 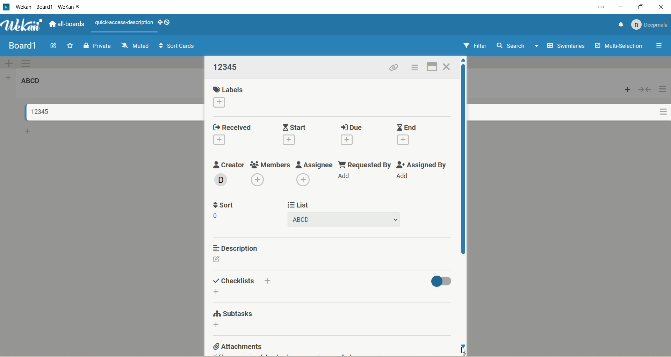 I want to click on add, so click(x=303, y=180).